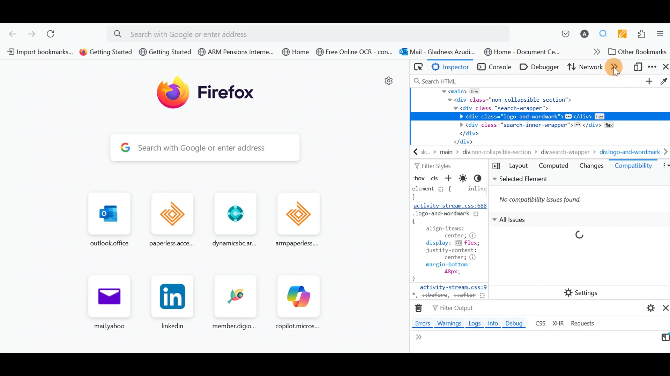 This screenshot has width=670, height=376. I want to click on Compatibility, so click(634, 167).